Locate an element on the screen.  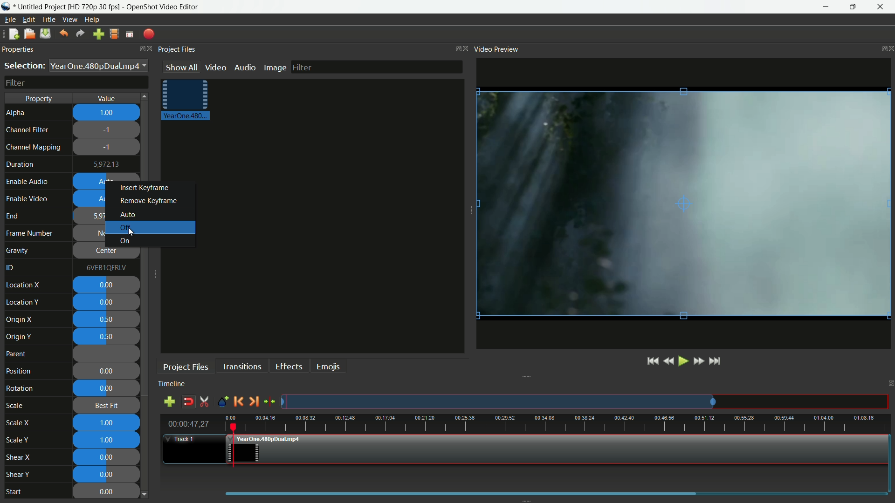
gravity is located at coordinates (18, 250).